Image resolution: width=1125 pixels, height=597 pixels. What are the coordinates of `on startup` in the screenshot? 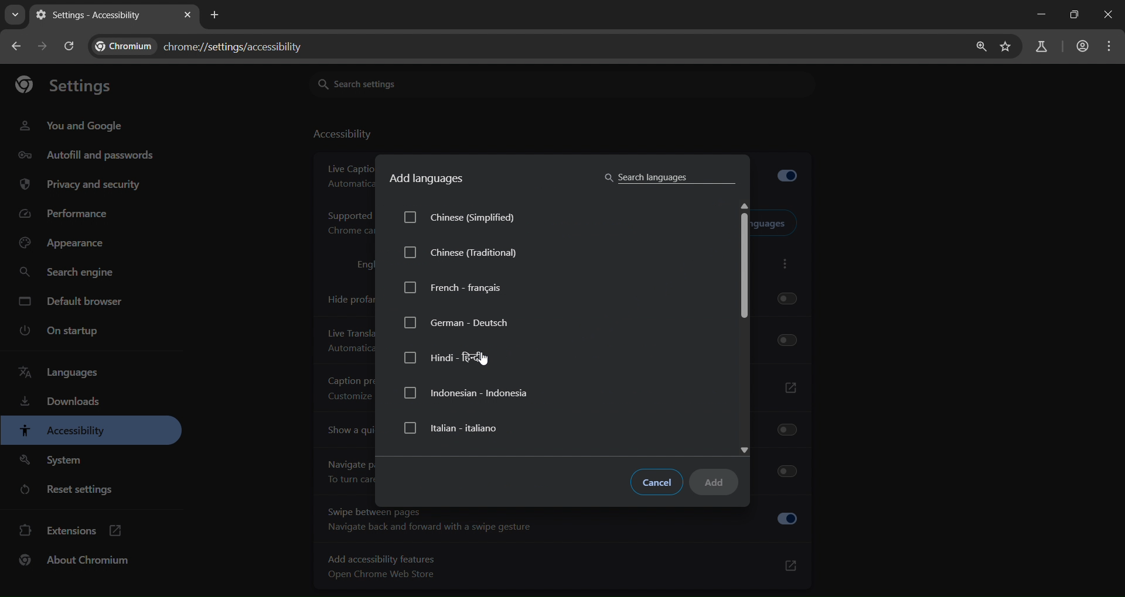 It's located at (57, 332).